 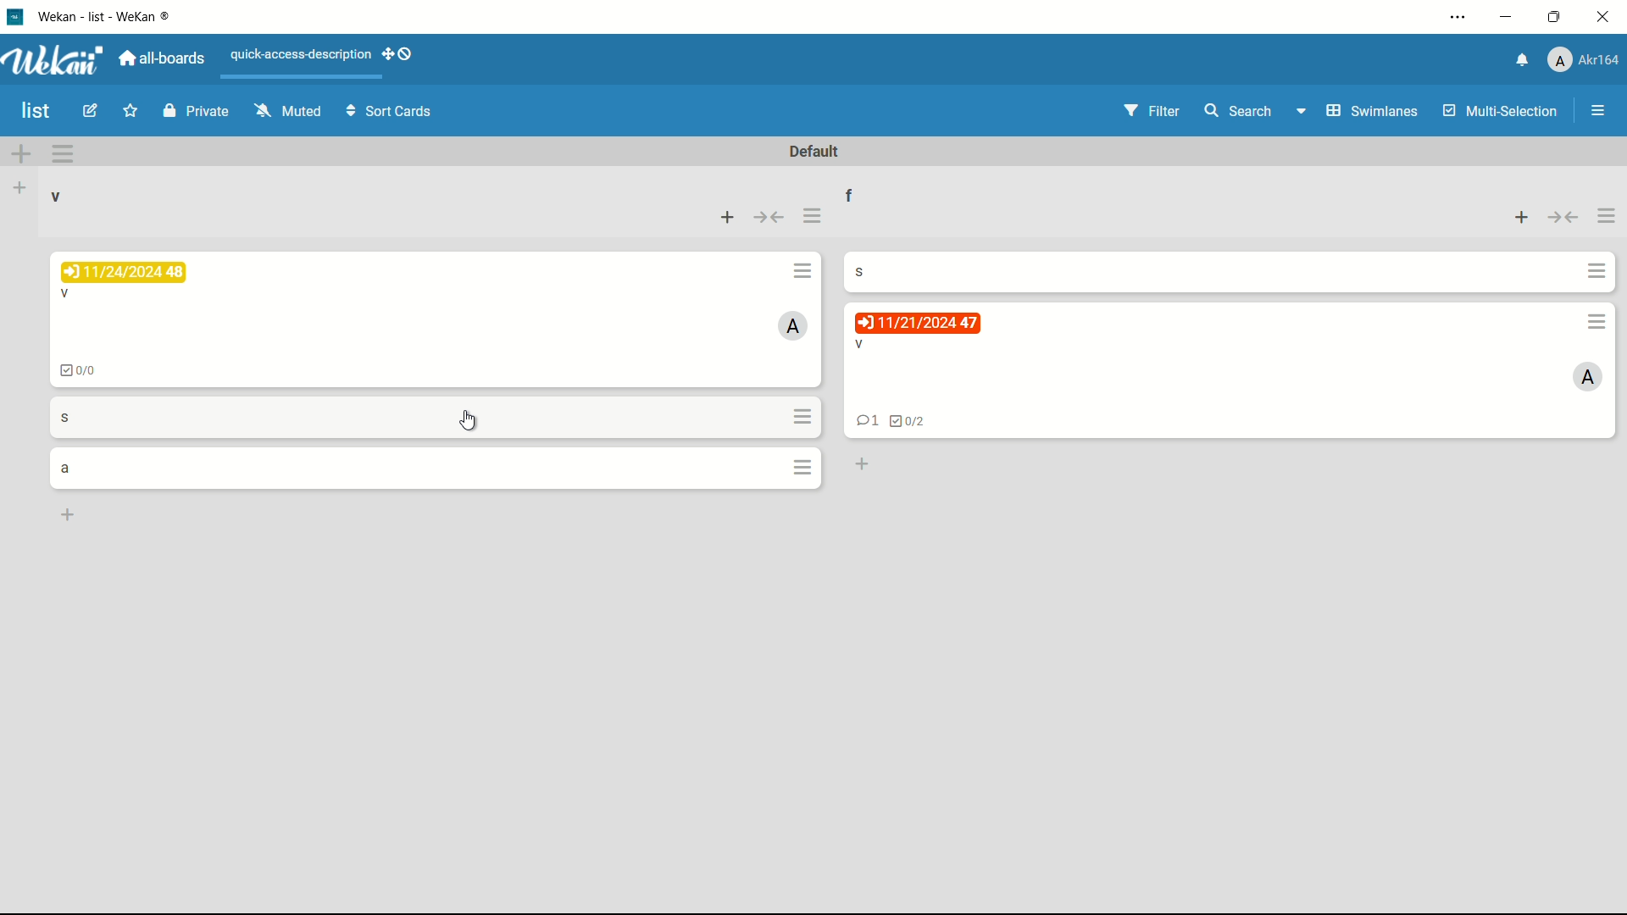 What do you see at coordinates (1585, 58) in the screenshot?
I see `profile` at bounding box center [1585, 58].